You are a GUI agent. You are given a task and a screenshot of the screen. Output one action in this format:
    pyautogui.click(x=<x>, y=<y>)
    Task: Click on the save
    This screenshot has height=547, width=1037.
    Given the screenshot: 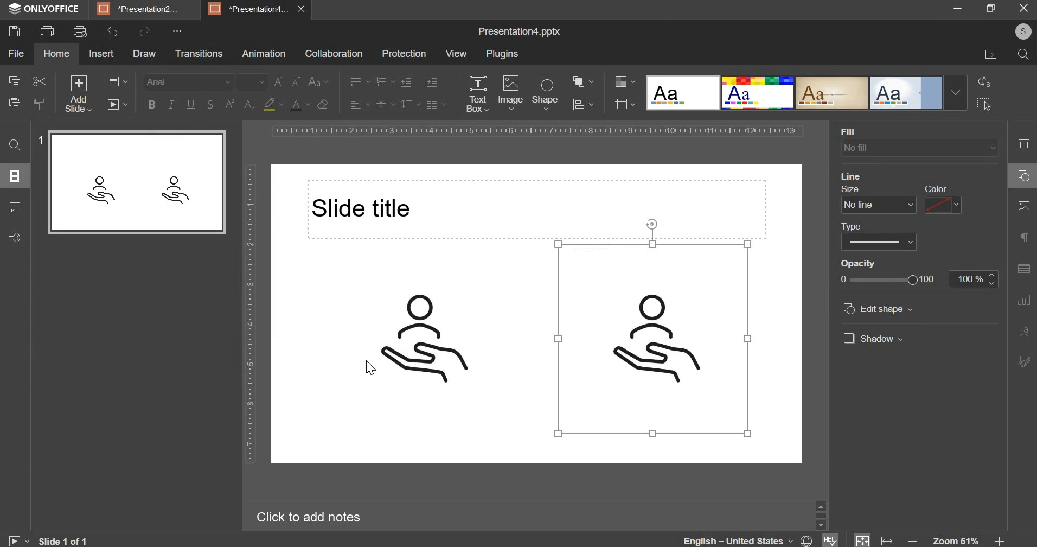 What is the action you would take?
    pyautogui.click(x=15, y=31)
    